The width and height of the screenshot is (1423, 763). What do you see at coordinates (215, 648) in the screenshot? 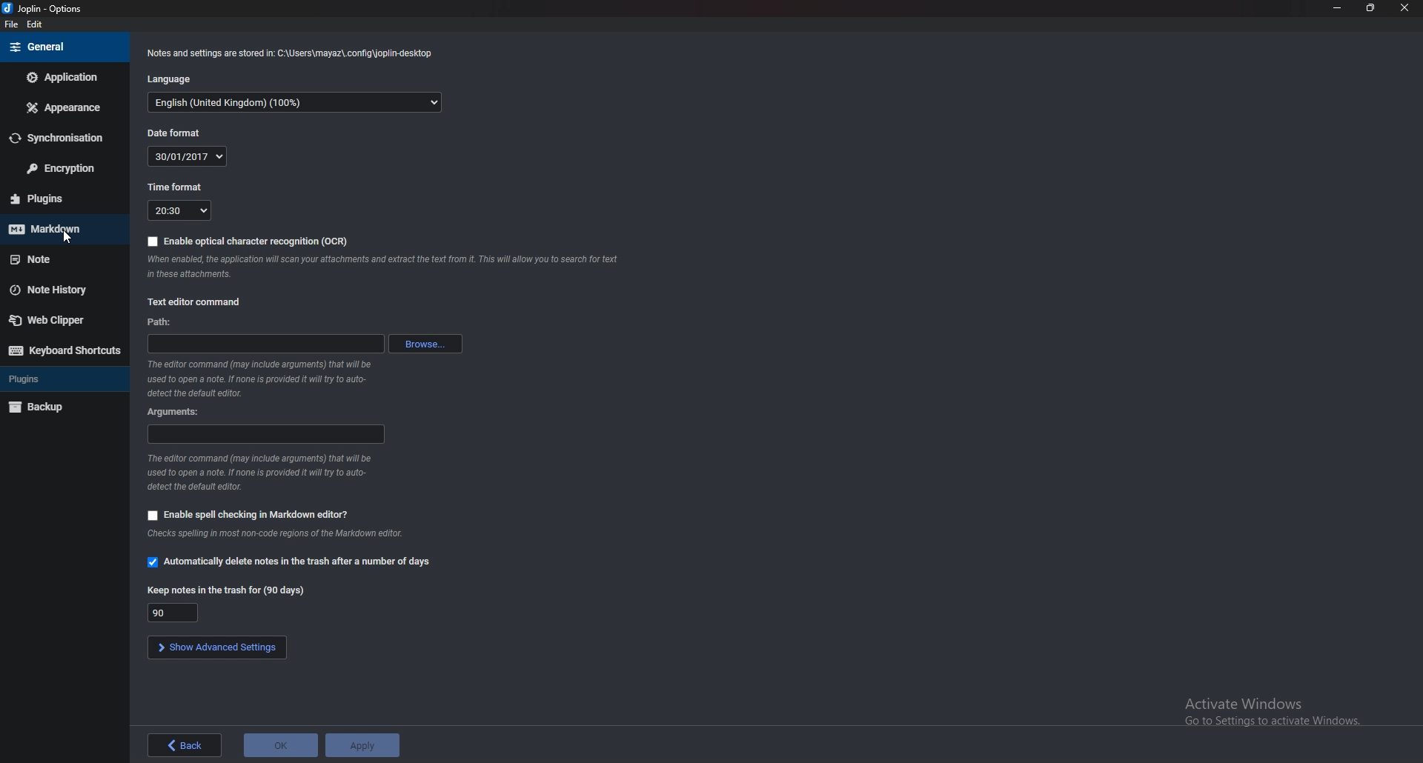
I see `show advanced settings` at bounding box center [215, 648].